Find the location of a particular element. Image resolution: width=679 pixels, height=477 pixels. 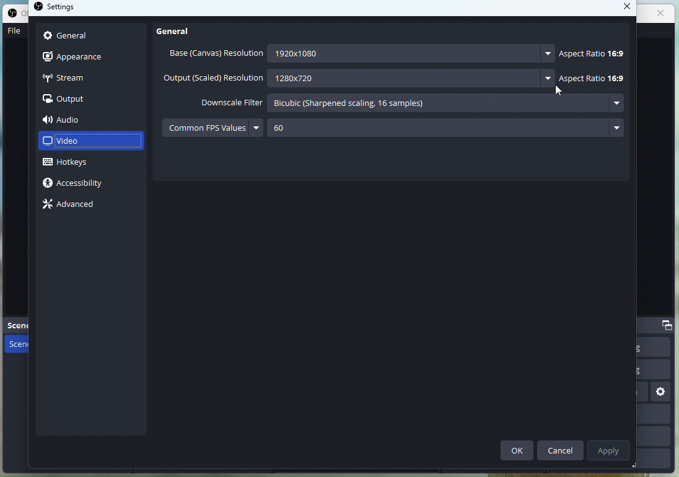

Ok is located at coordinates (517, 451).